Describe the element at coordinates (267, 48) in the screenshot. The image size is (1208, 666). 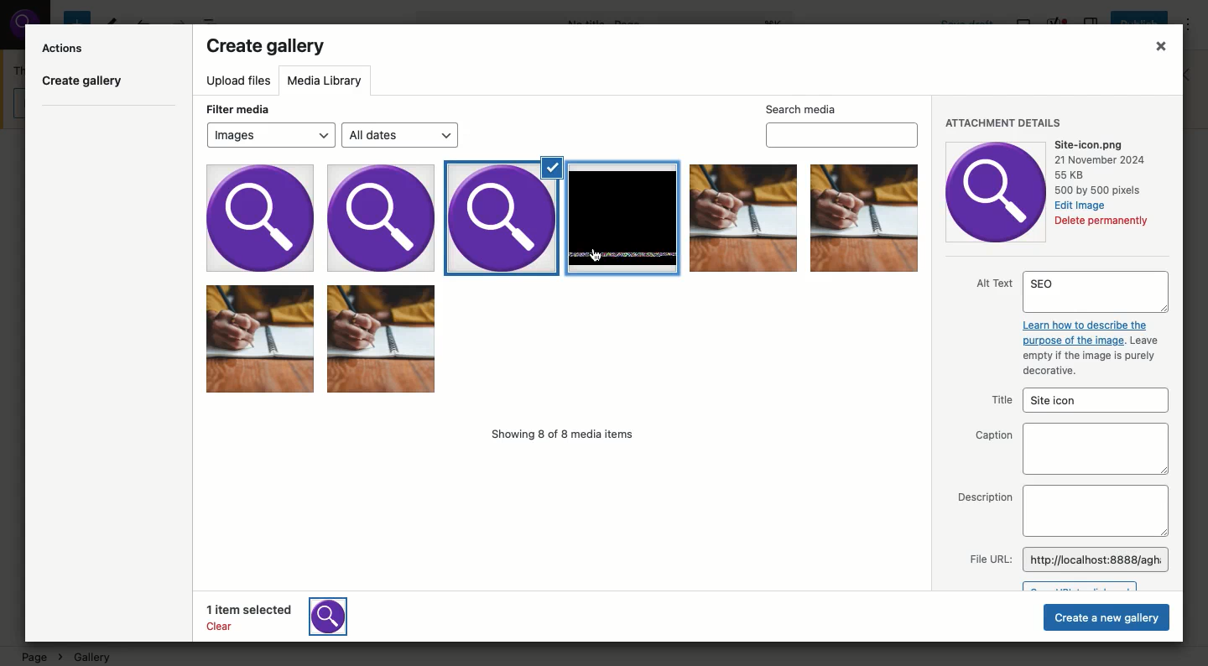
I see `Create gallery` at that location.